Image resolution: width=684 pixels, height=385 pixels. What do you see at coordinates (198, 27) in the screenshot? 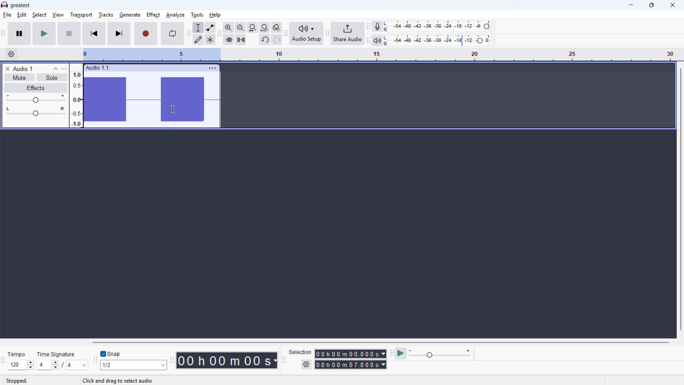
I see `Selection tool ` at bounding box center [198, 27].